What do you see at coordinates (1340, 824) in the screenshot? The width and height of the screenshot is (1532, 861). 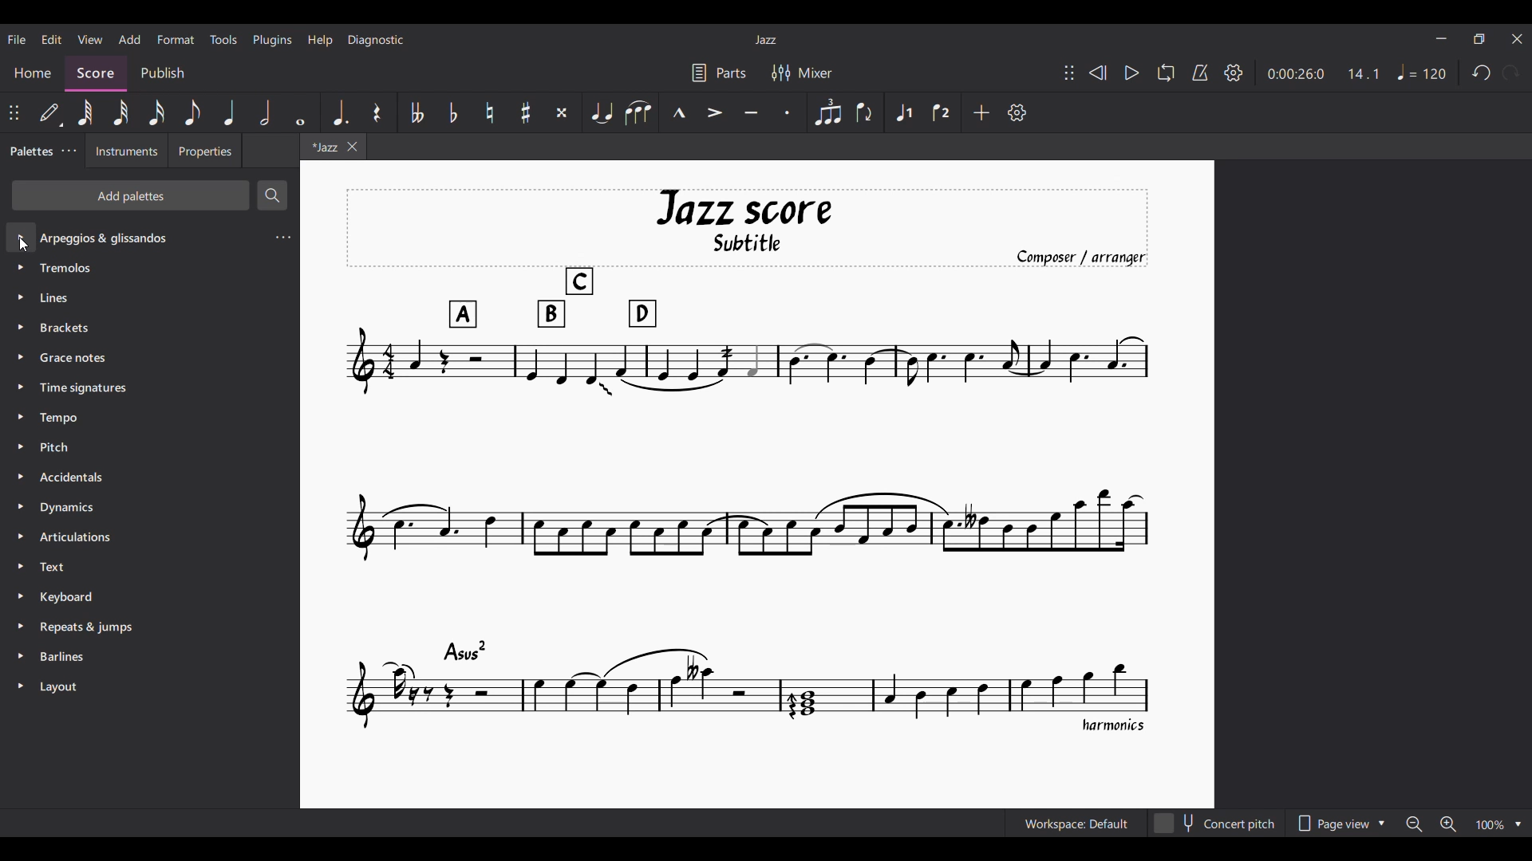 I see `Page view options` at bounding box center [1340, 824].